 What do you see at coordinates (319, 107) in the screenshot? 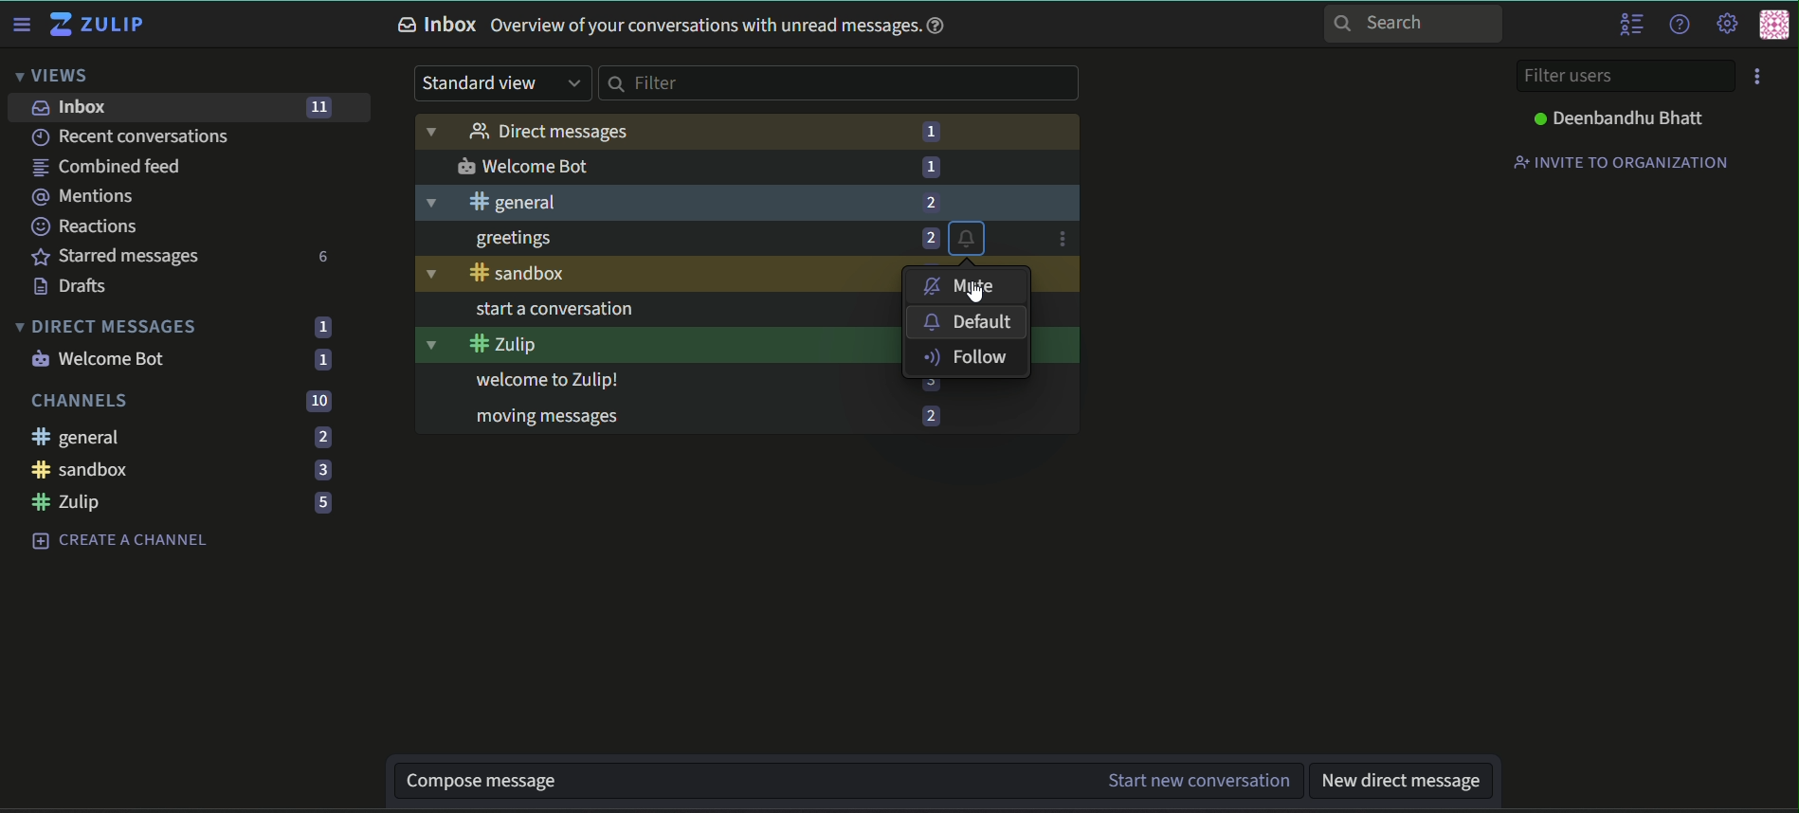
I see `number` at bounding box center [319, 107].